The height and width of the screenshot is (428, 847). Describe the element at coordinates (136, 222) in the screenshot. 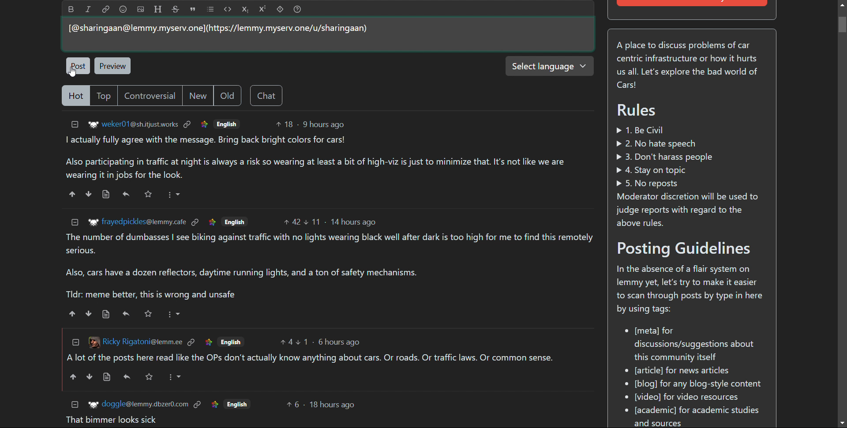

I see `Ww frayedpickles@lemmy.cafe` at that location.